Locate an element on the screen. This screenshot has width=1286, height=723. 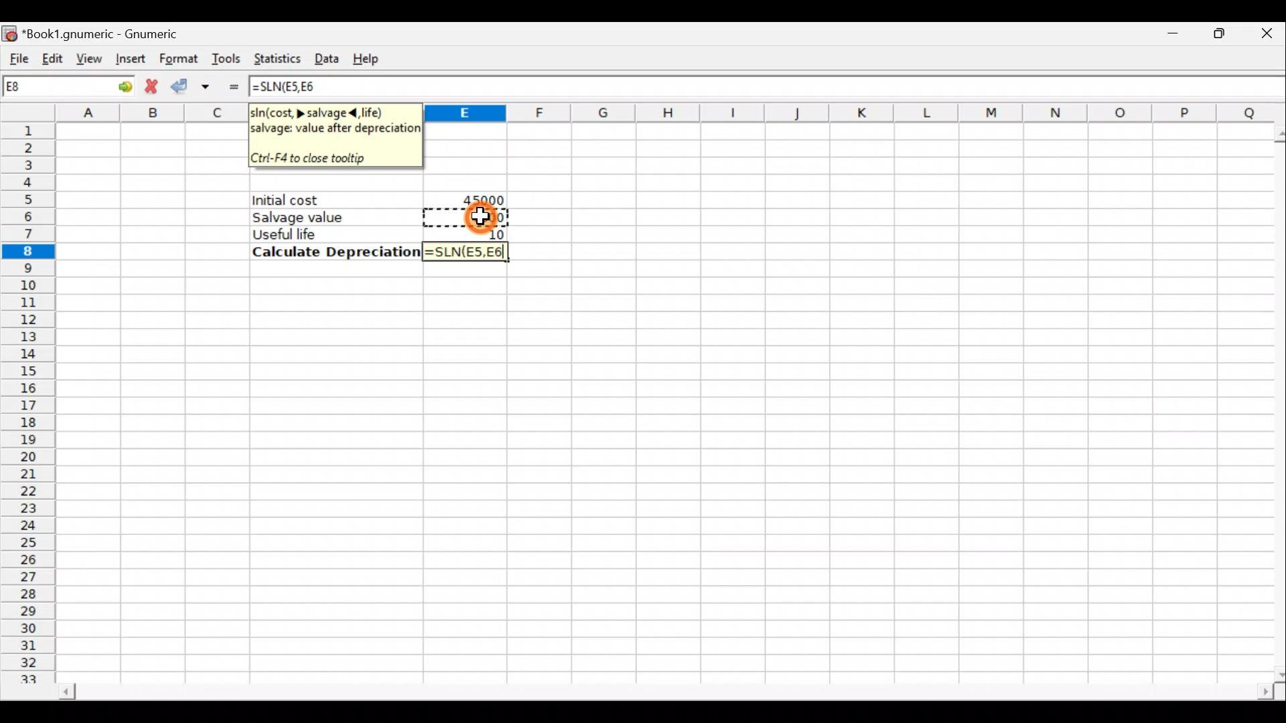
Data is located at coordinates (328, 56).